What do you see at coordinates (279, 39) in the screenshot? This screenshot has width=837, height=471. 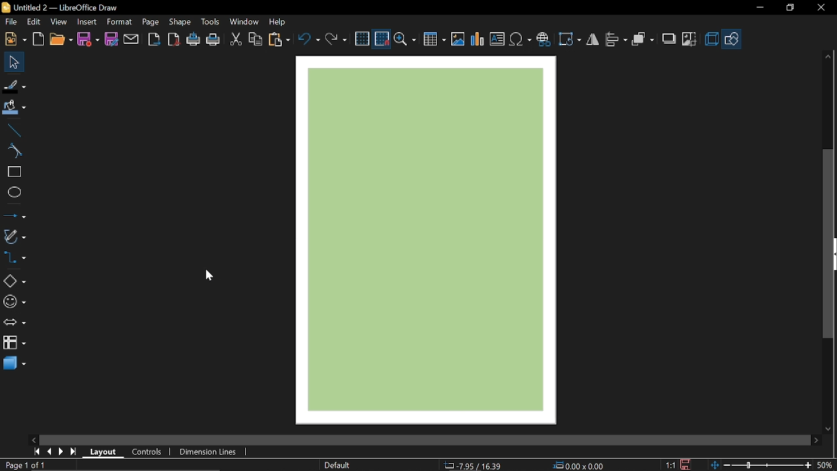 I see `Paste` at bounding box center [279, 39].